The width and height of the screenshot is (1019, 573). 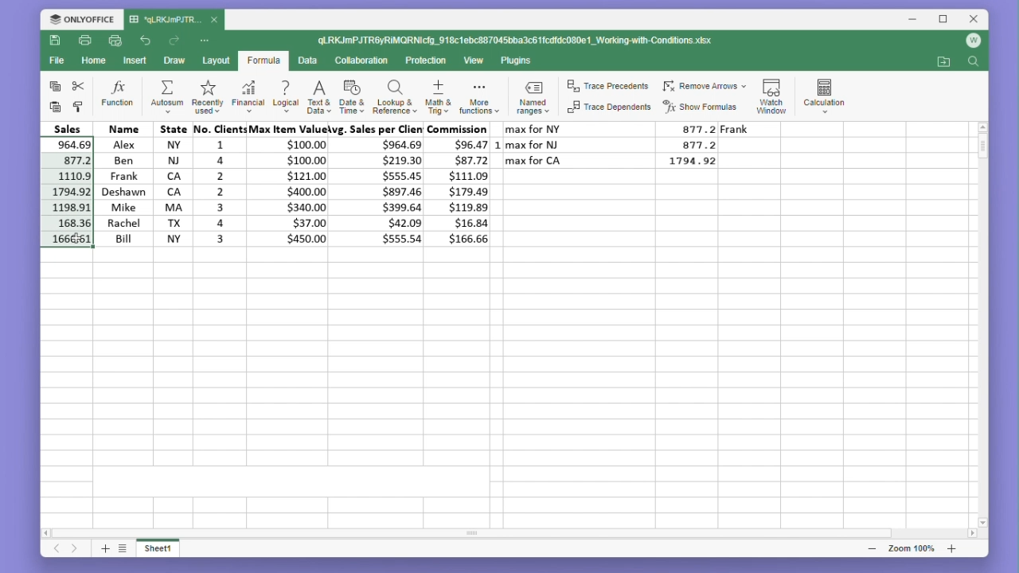 What do you see at coordinates (248, 95) in the screenshot?
I see `Financial` at bounding box center [248, 95].